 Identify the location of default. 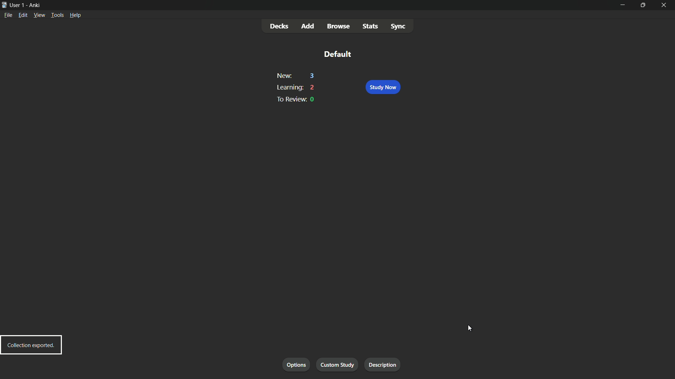
(337, 54).